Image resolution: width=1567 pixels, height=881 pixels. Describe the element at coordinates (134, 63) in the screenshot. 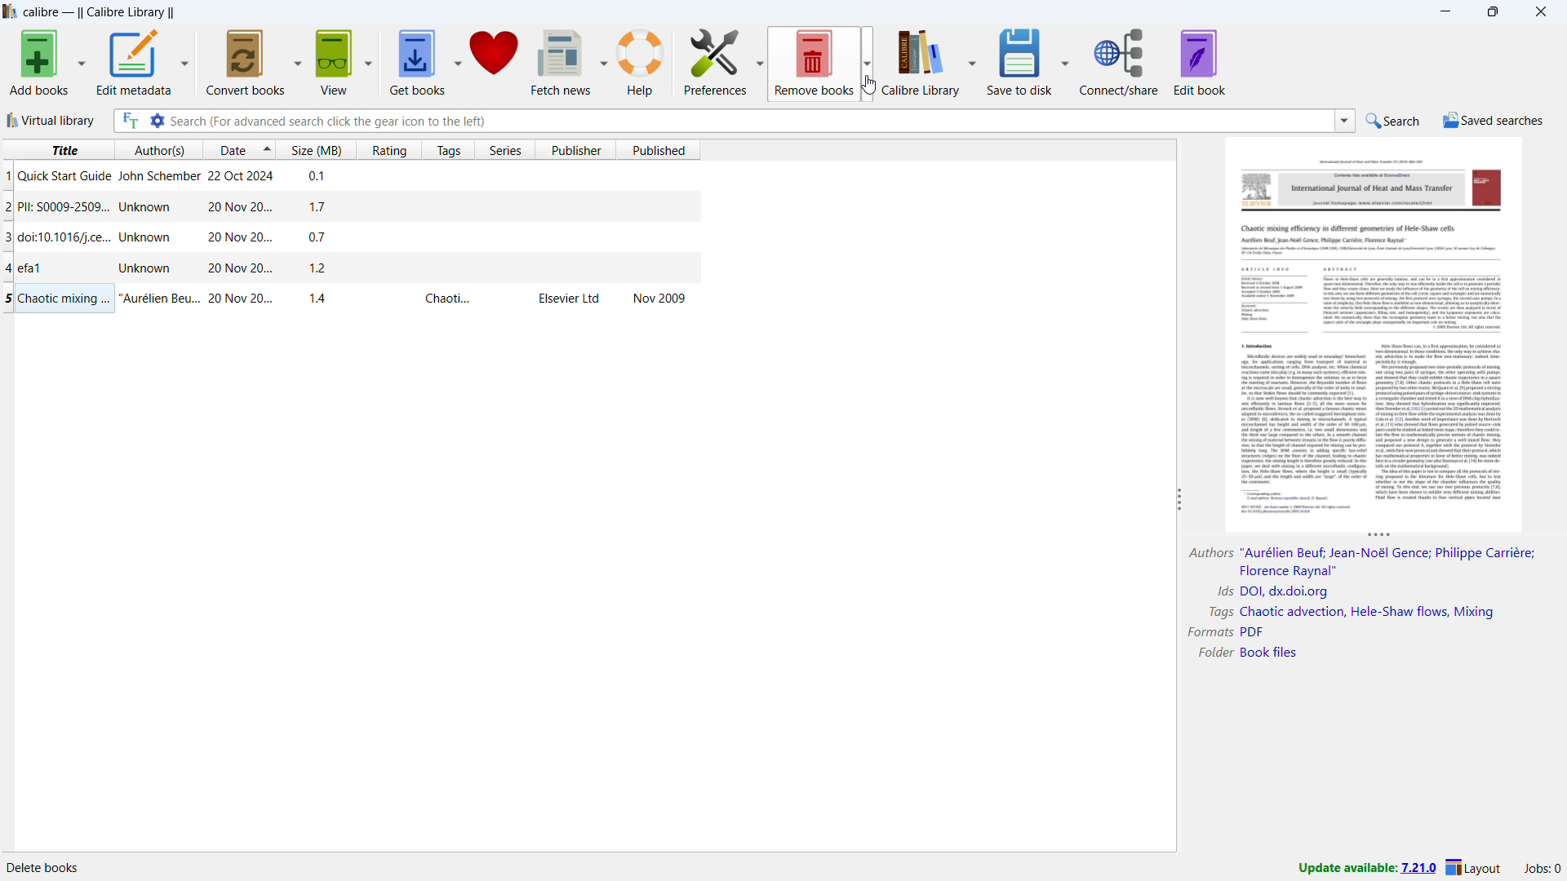

I see `edit metadata` at that location.